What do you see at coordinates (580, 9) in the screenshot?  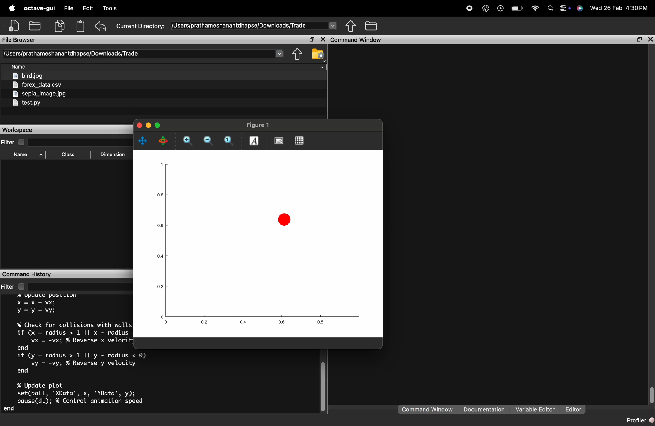 I see `support` at bounding box center [580, 9].